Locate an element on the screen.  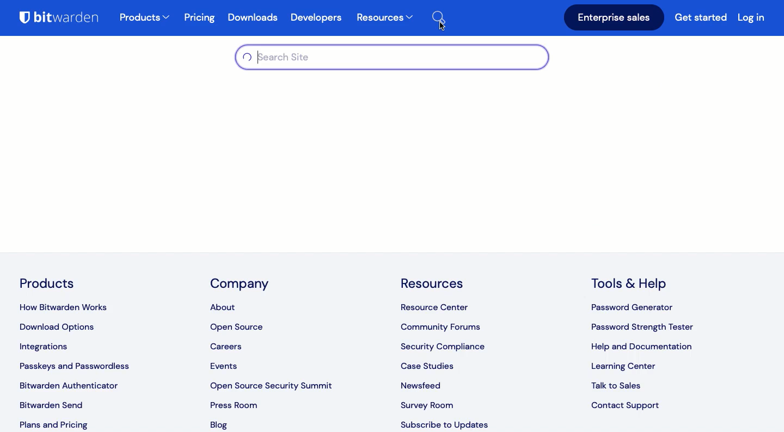
talk to sales is located at coordinates (621, 386).